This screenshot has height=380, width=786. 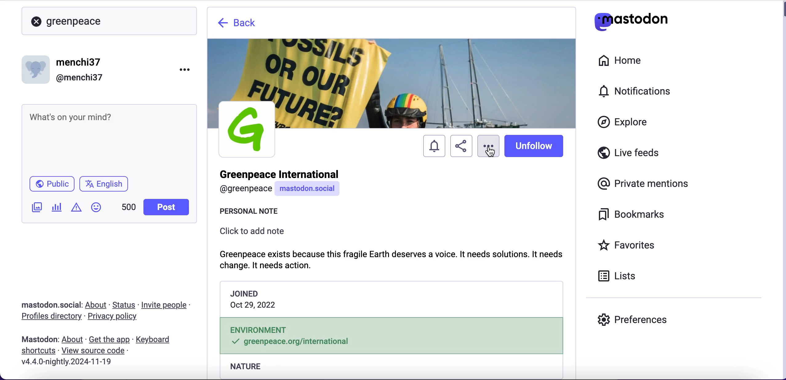 I want to click on 2024-11-19, so click(x=71, y=361).